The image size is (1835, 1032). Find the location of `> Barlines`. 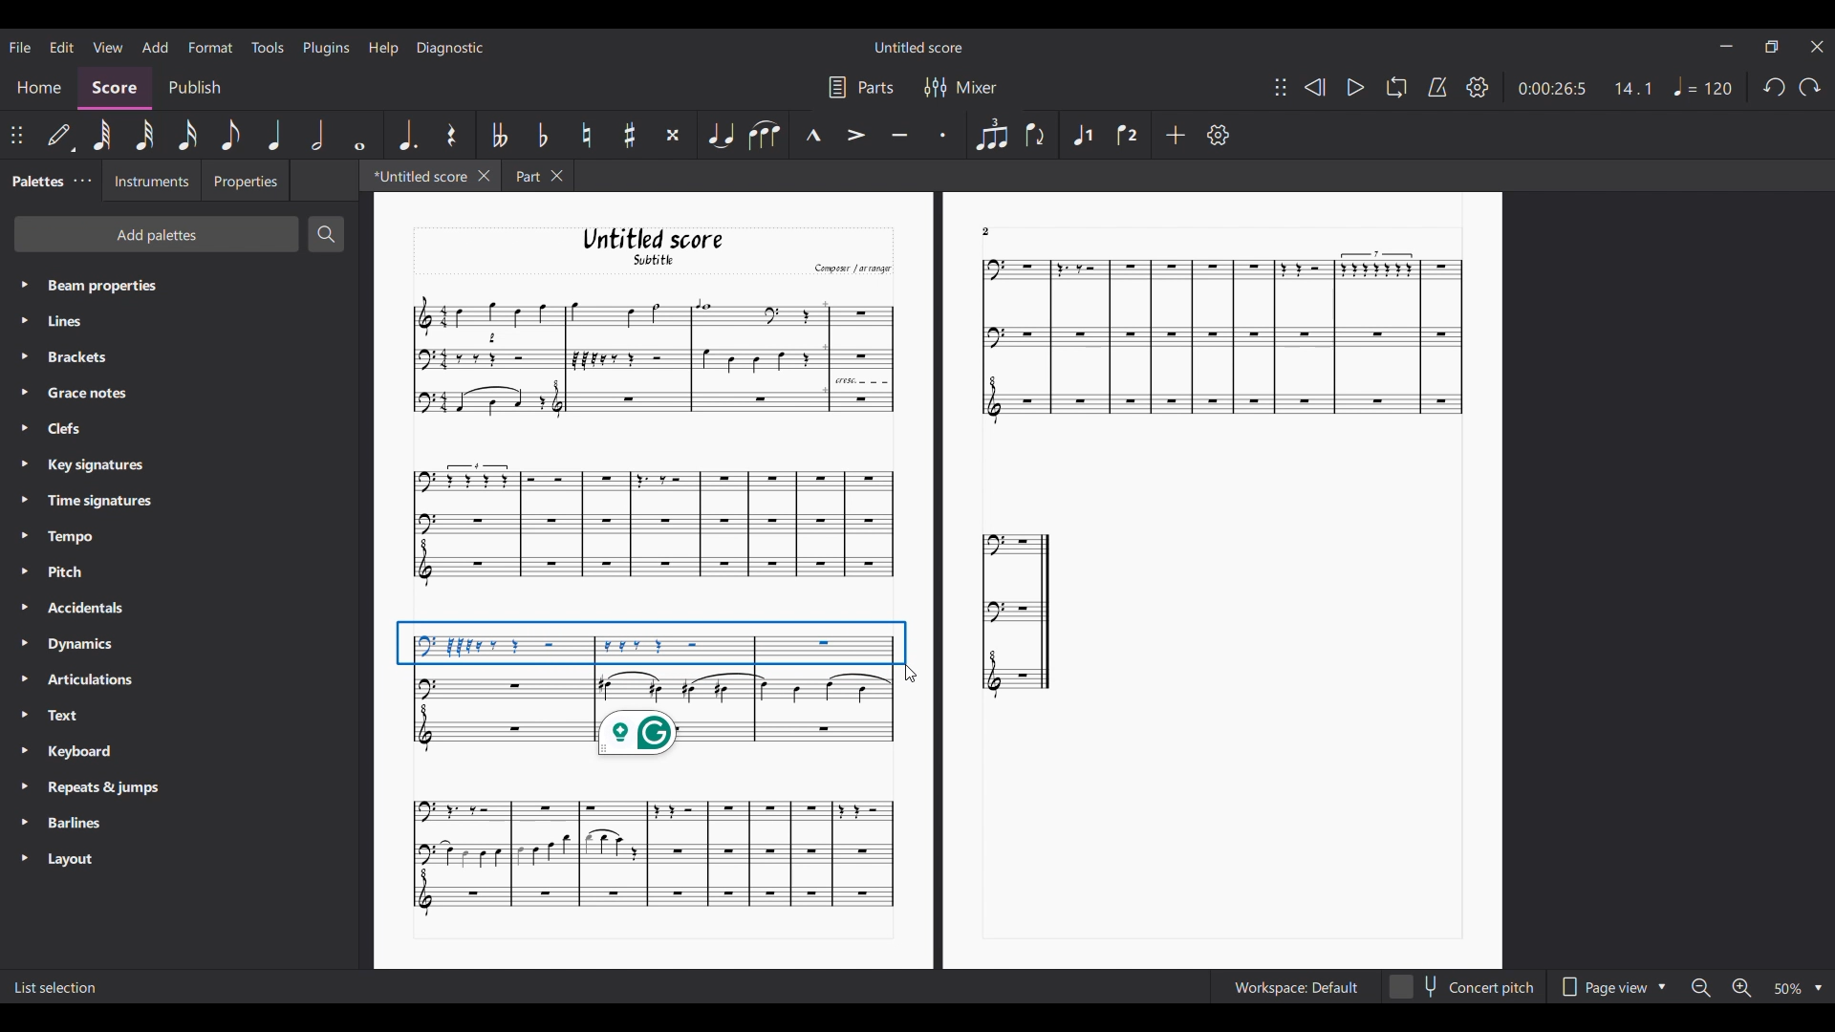

> Barlines is located at coordinates (72, 824).